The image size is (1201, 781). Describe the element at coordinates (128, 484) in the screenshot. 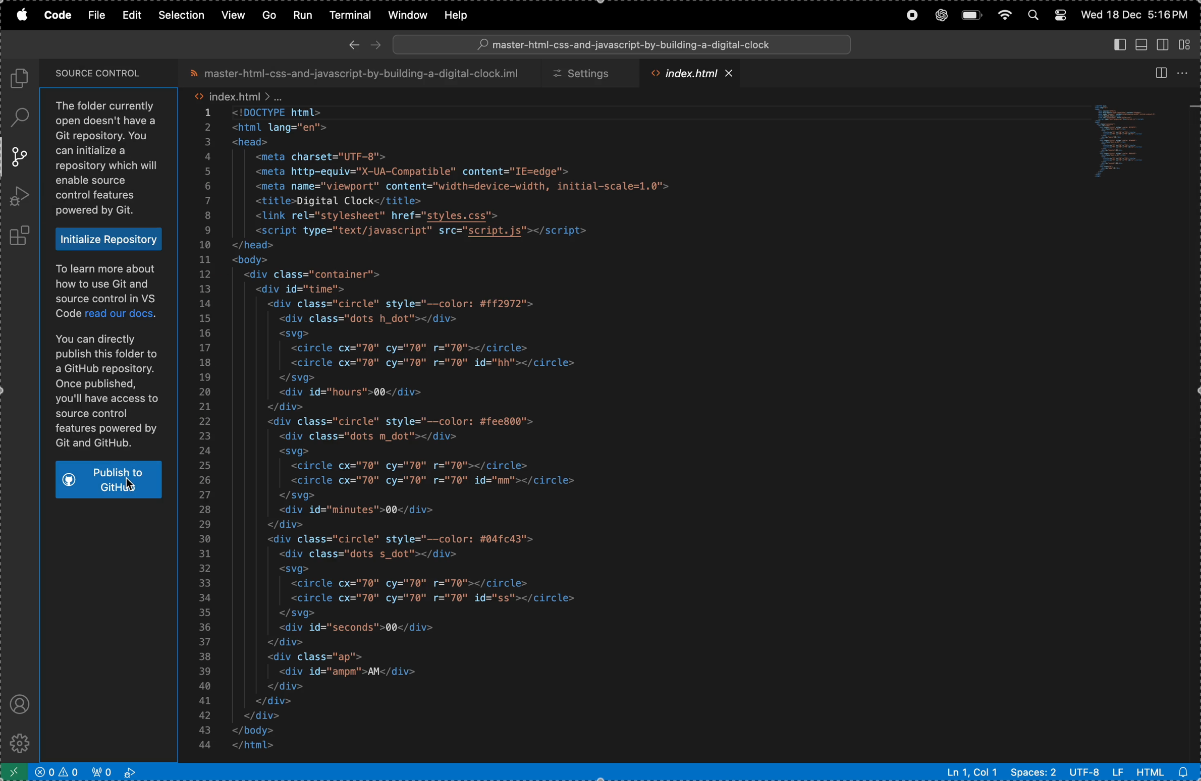

I see `Cursor` at that location.